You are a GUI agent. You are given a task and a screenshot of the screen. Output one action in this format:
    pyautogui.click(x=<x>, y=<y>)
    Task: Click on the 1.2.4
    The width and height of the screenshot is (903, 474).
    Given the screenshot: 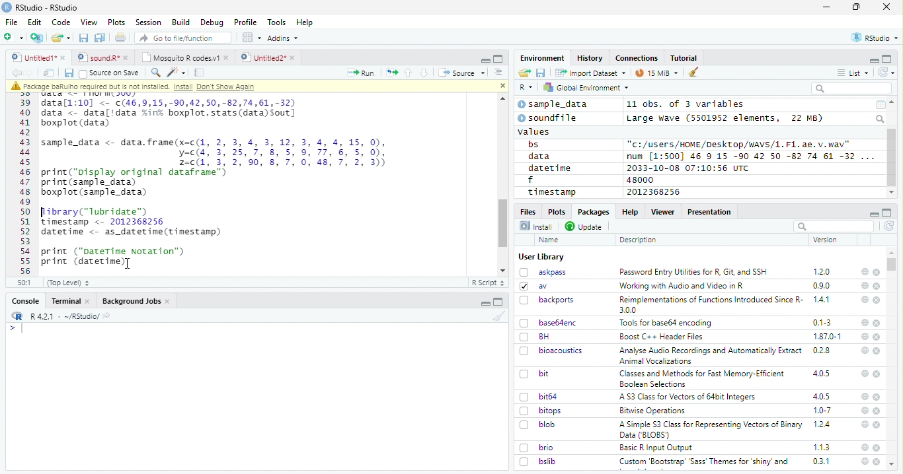 What is the action you would take?
    pyautogui.click(x=823, y=424)
    